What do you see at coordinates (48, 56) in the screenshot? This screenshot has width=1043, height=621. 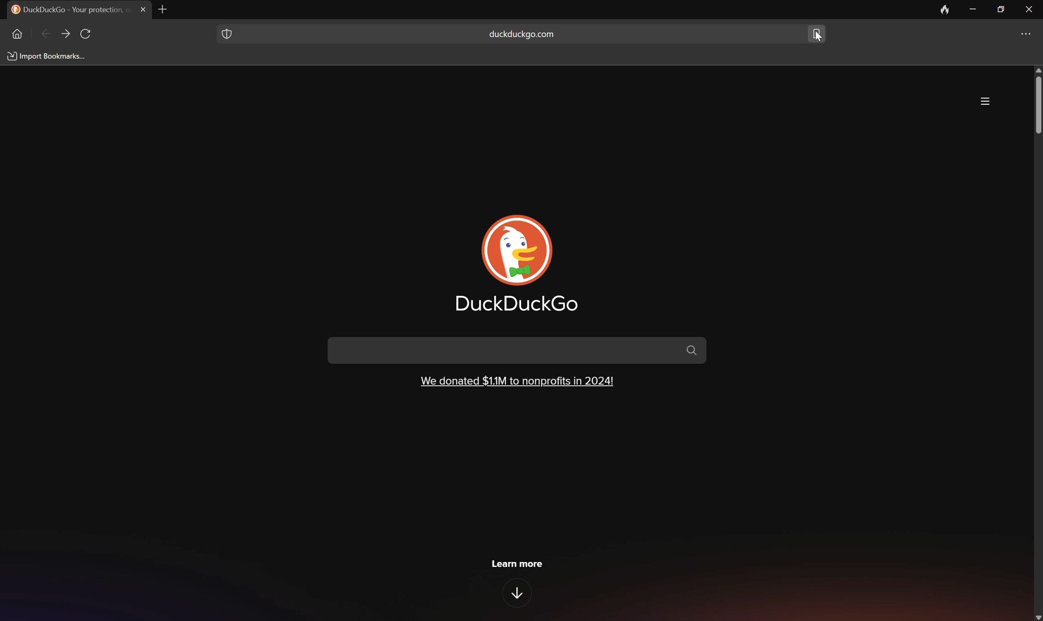 I see `Import Bookmarks` at bounding box center [48, 56].